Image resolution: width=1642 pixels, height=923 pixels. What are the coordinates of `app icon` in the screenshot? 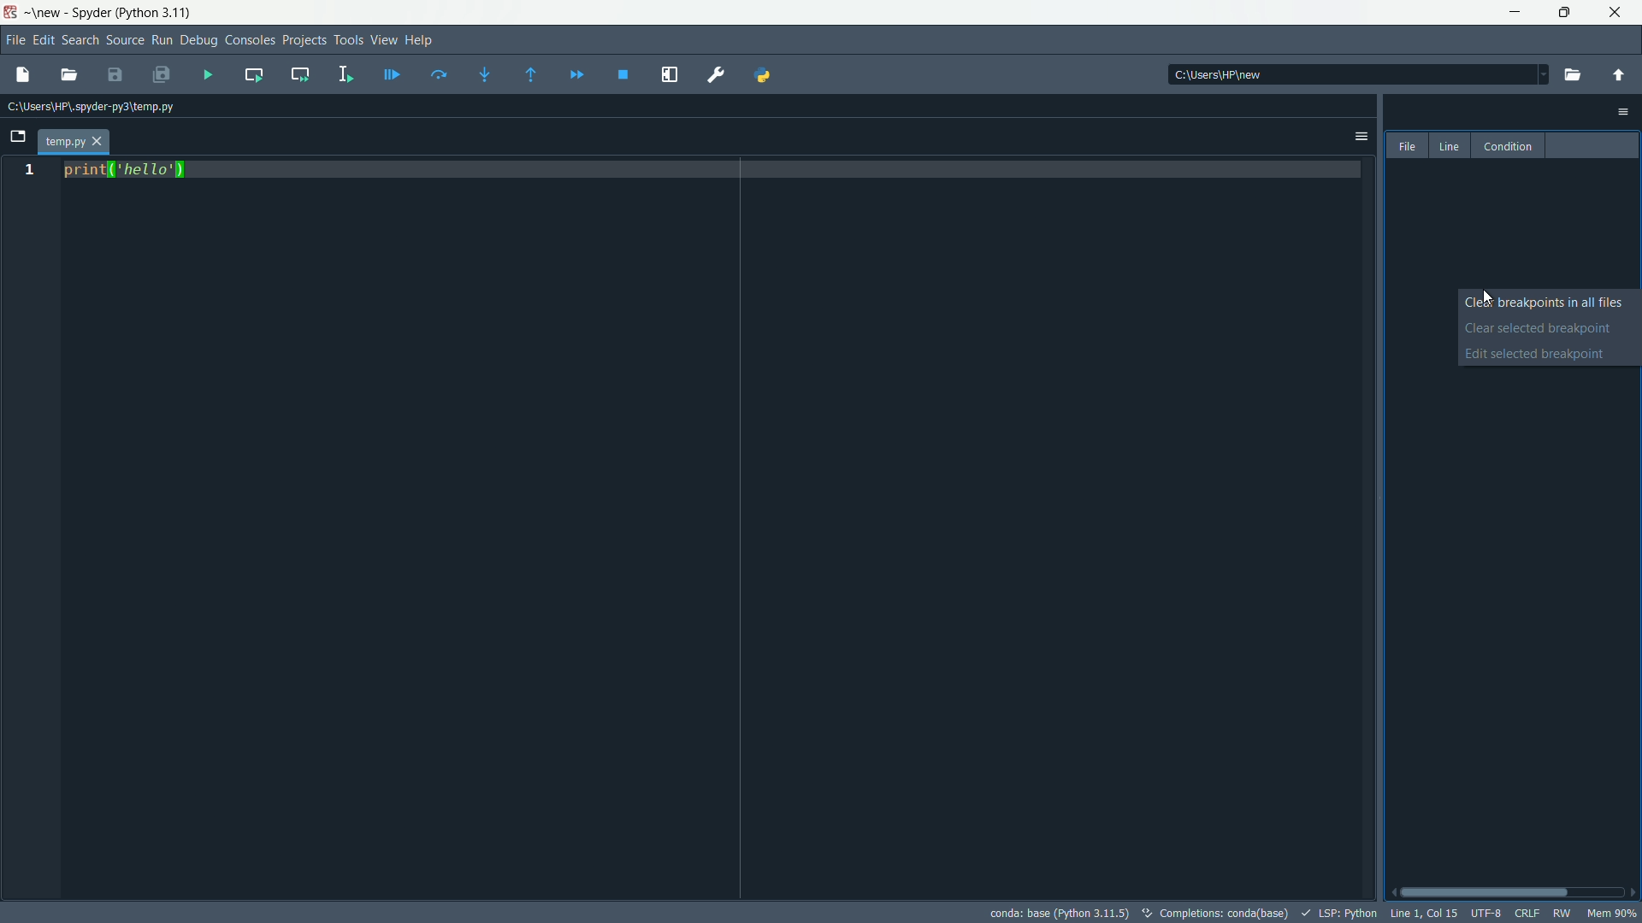 It's located at (10, 13).